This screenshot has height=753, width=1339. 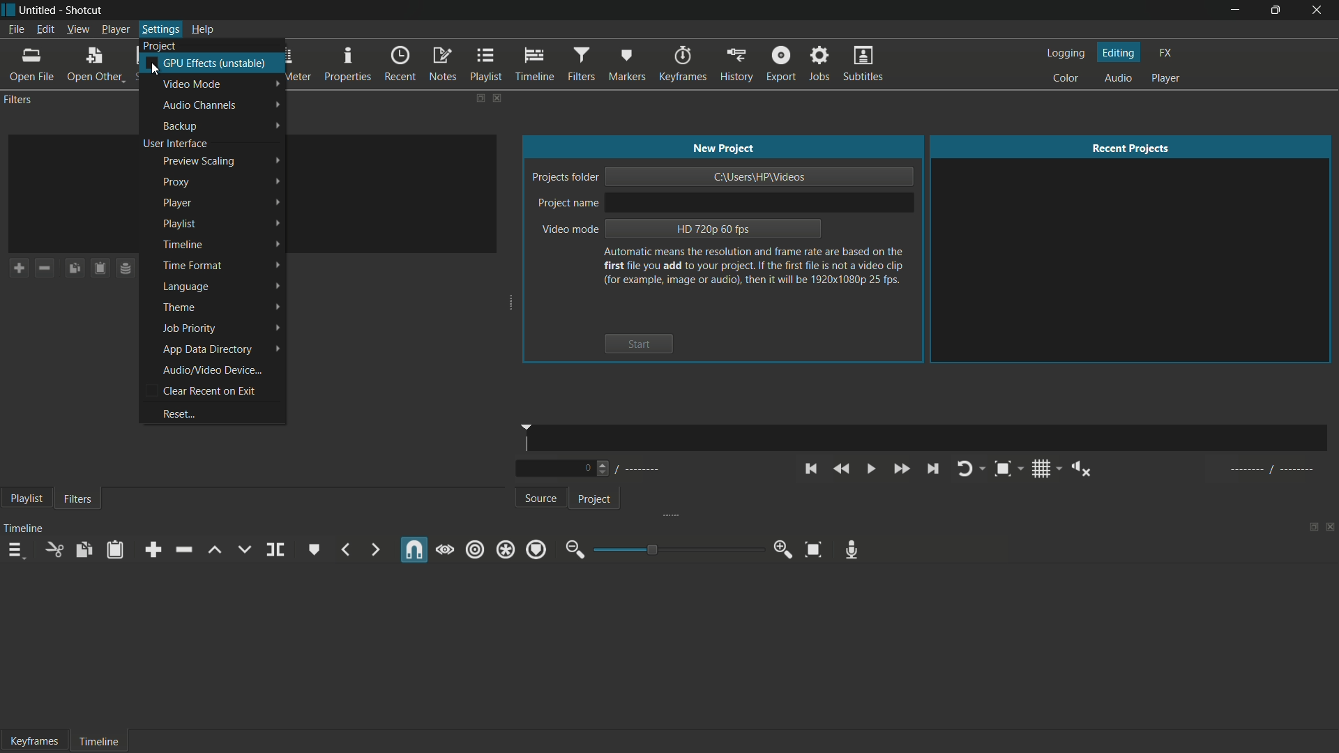 What do you see at coordinates (101, 268) in the screenshot?
I see `paste filters` at bounding box center [101, 268].